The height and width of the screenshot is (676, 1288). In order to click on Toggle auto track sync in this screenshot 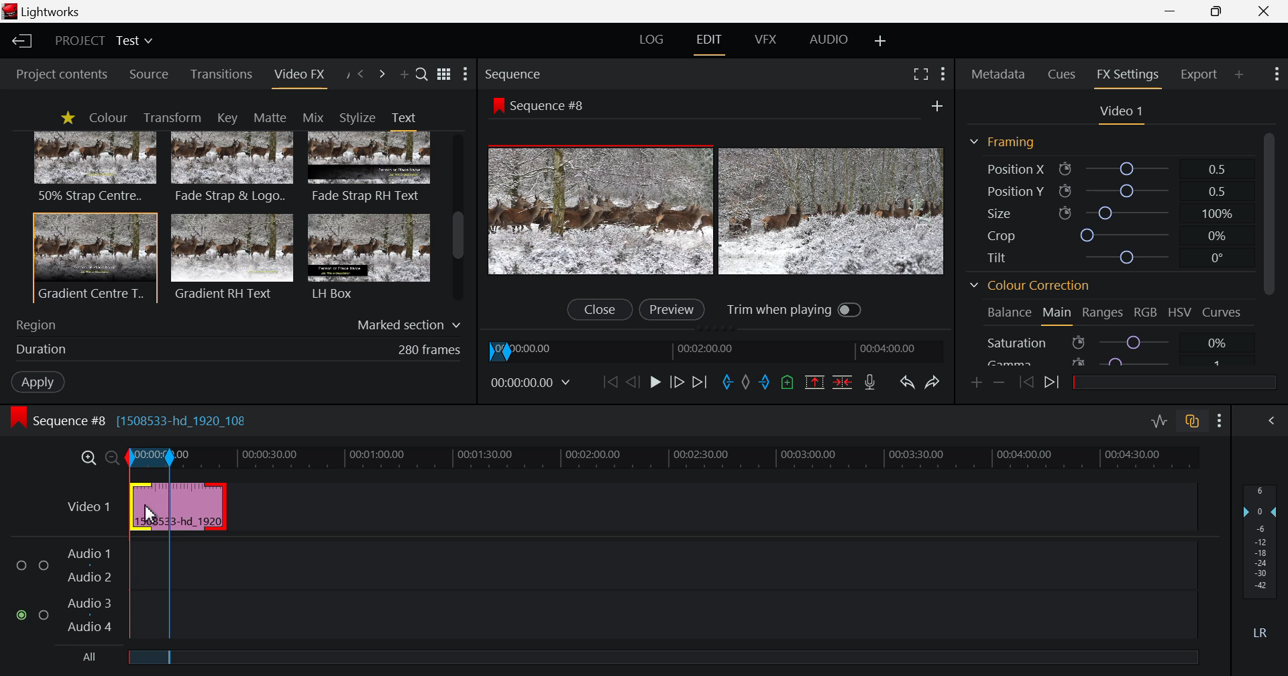, I will do `click(1194, 423)`.